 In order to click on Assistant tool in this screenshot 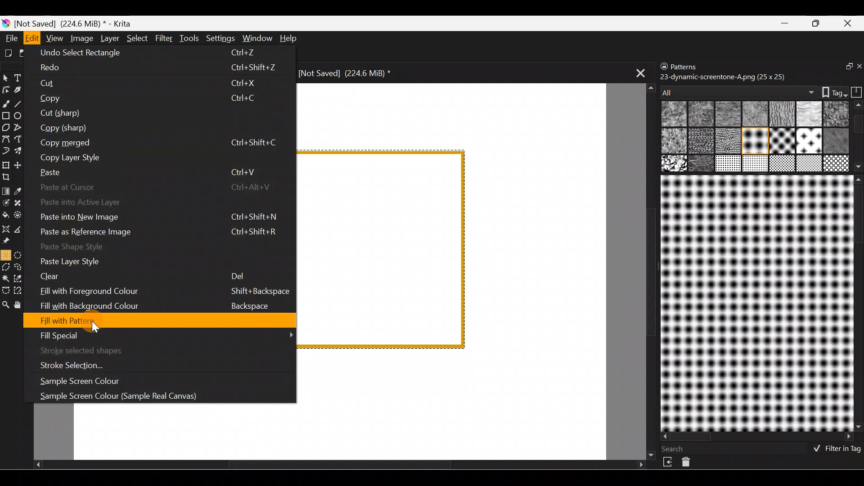, I will do `click(6, 228)`.